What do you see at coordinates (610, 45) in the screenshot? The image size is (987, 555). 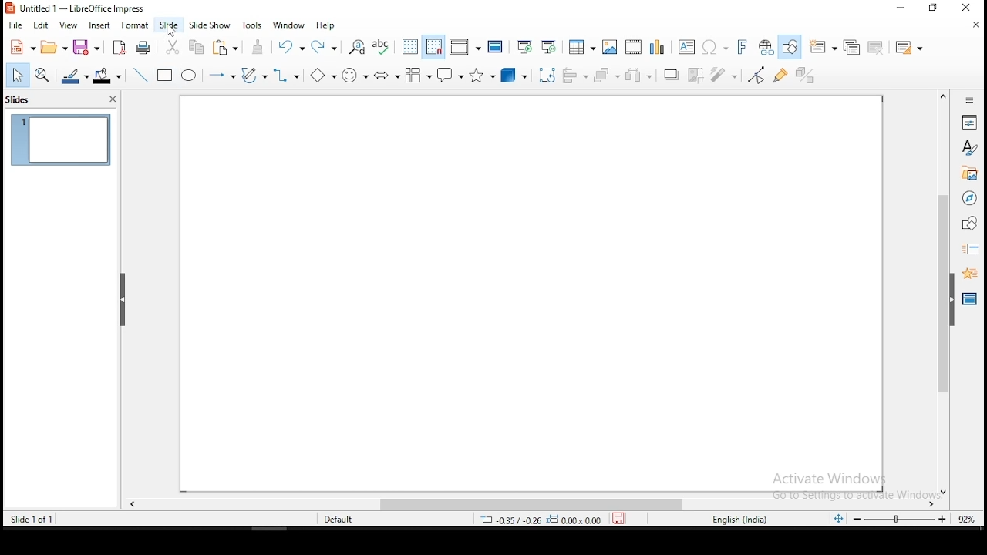 I see `images` at bounding box center [610, 45].